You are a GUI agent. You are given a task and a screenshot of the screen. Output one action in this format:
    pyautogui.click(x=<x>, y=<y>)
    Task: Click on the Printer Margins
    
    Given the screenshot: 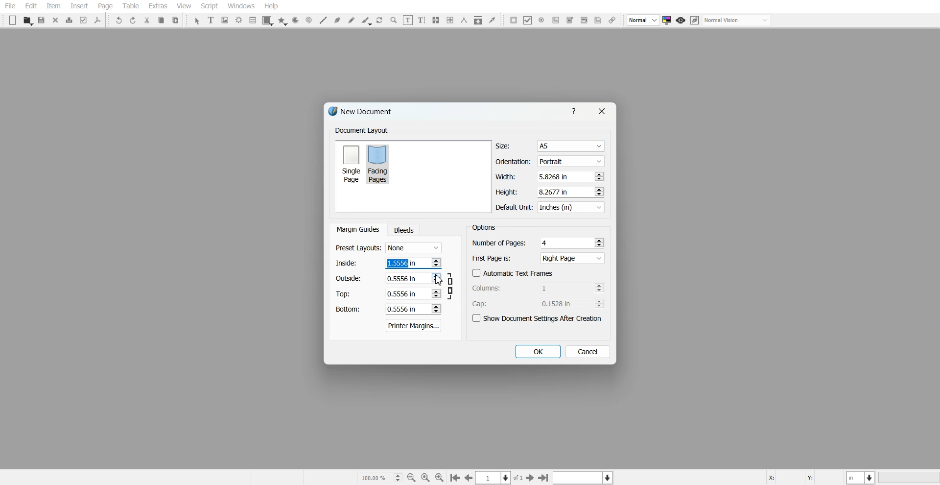 What is the action you would take?
    pyautogui.click(x=414, y=325)
    